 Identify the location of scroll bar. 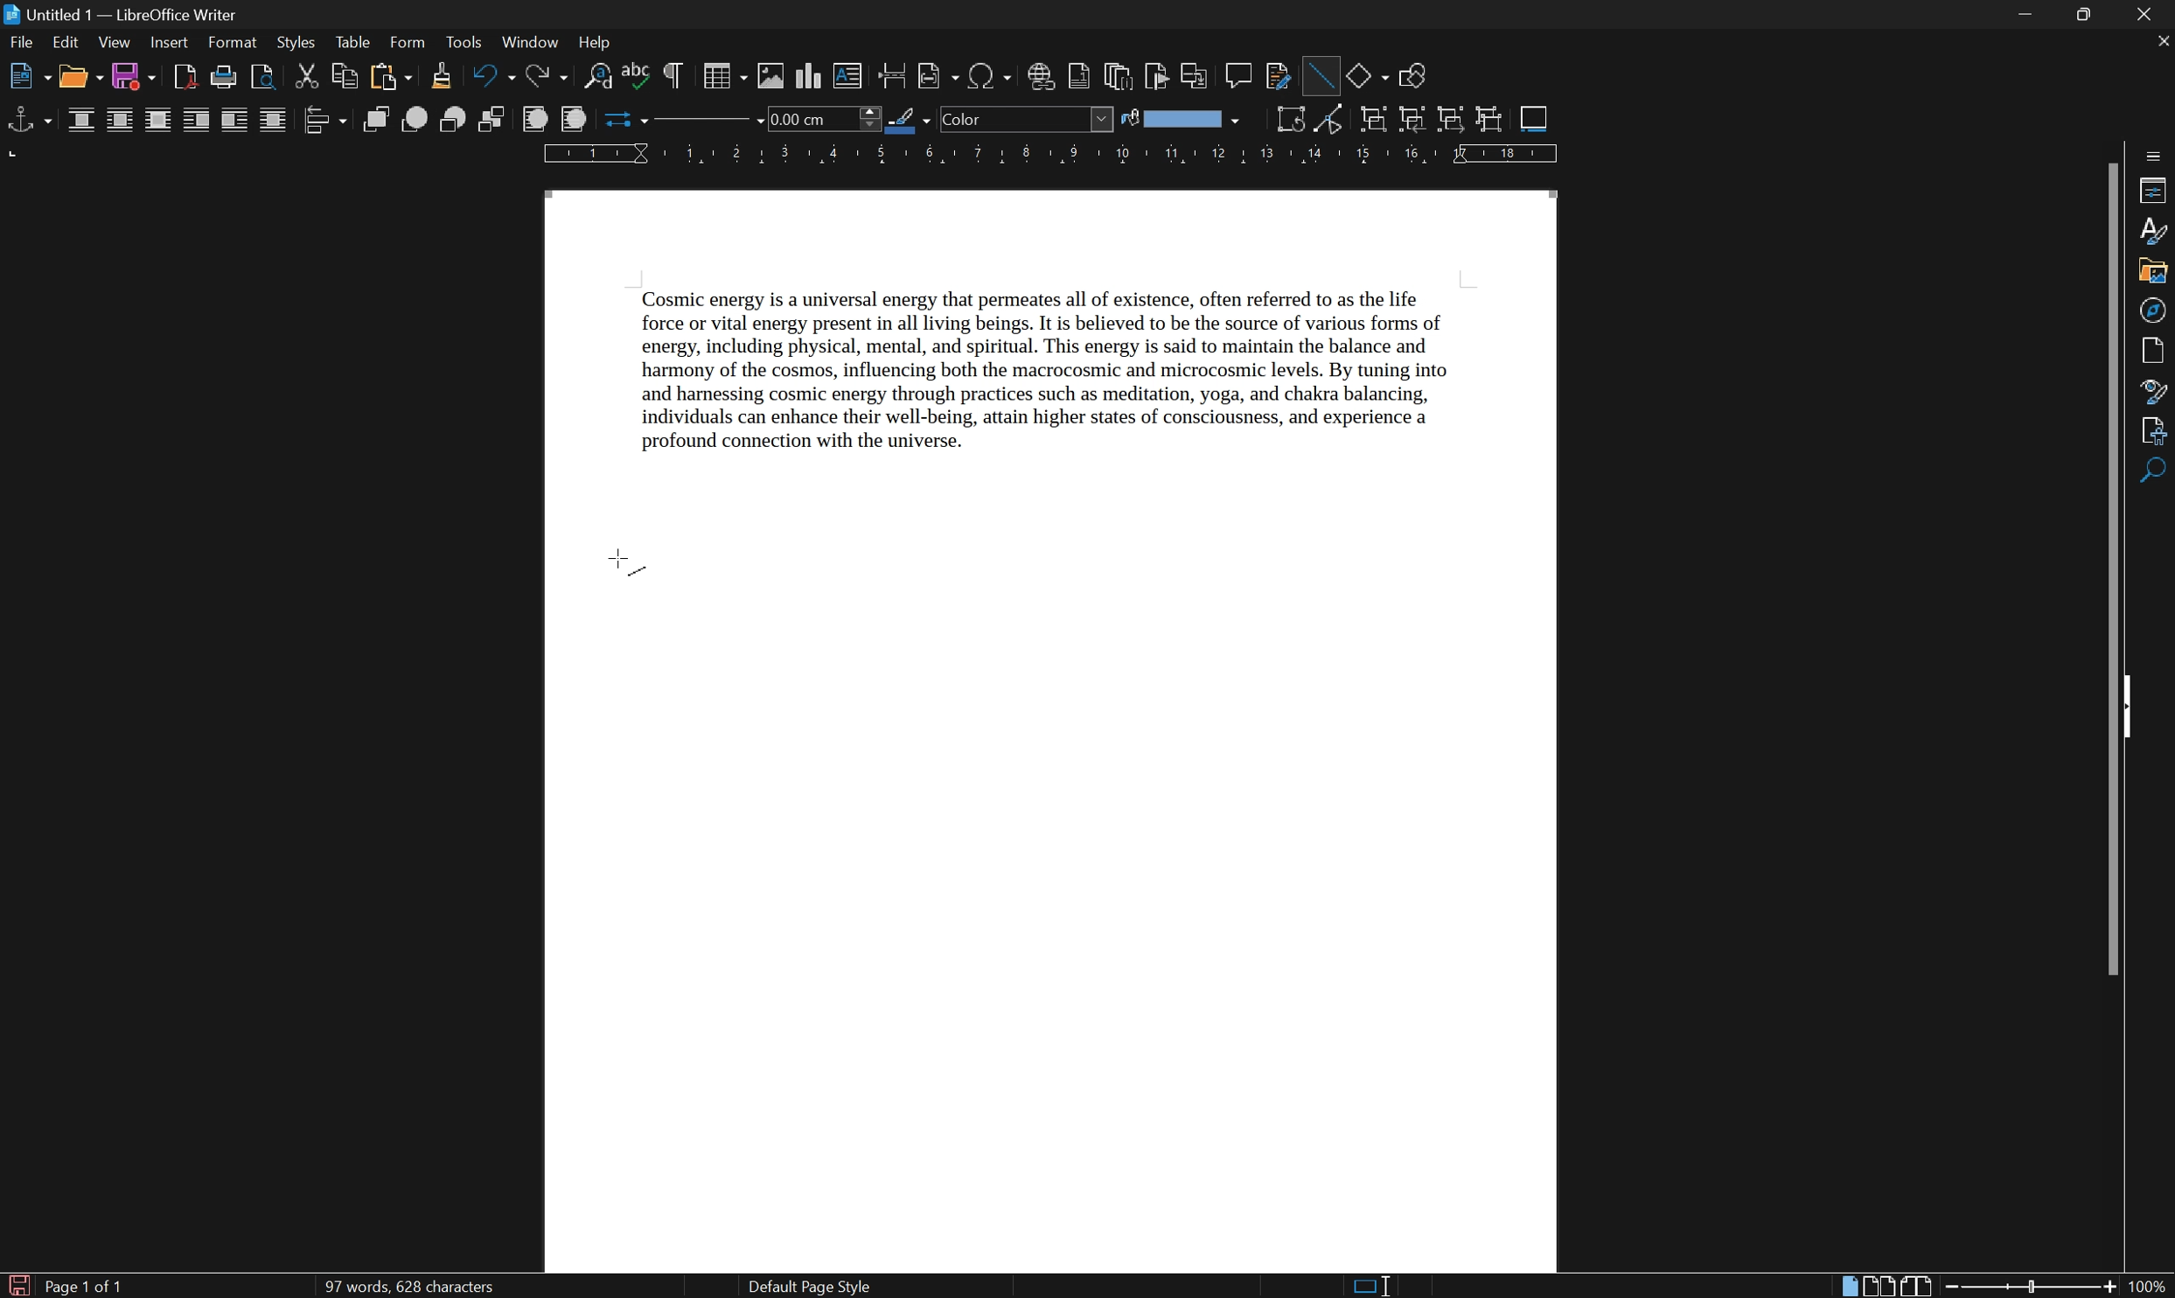
(2116, 566).